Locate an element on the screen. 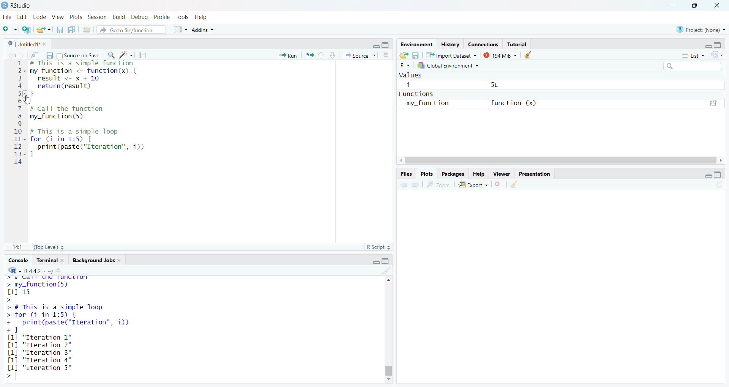  terminal is located at coordinates (46, 260).